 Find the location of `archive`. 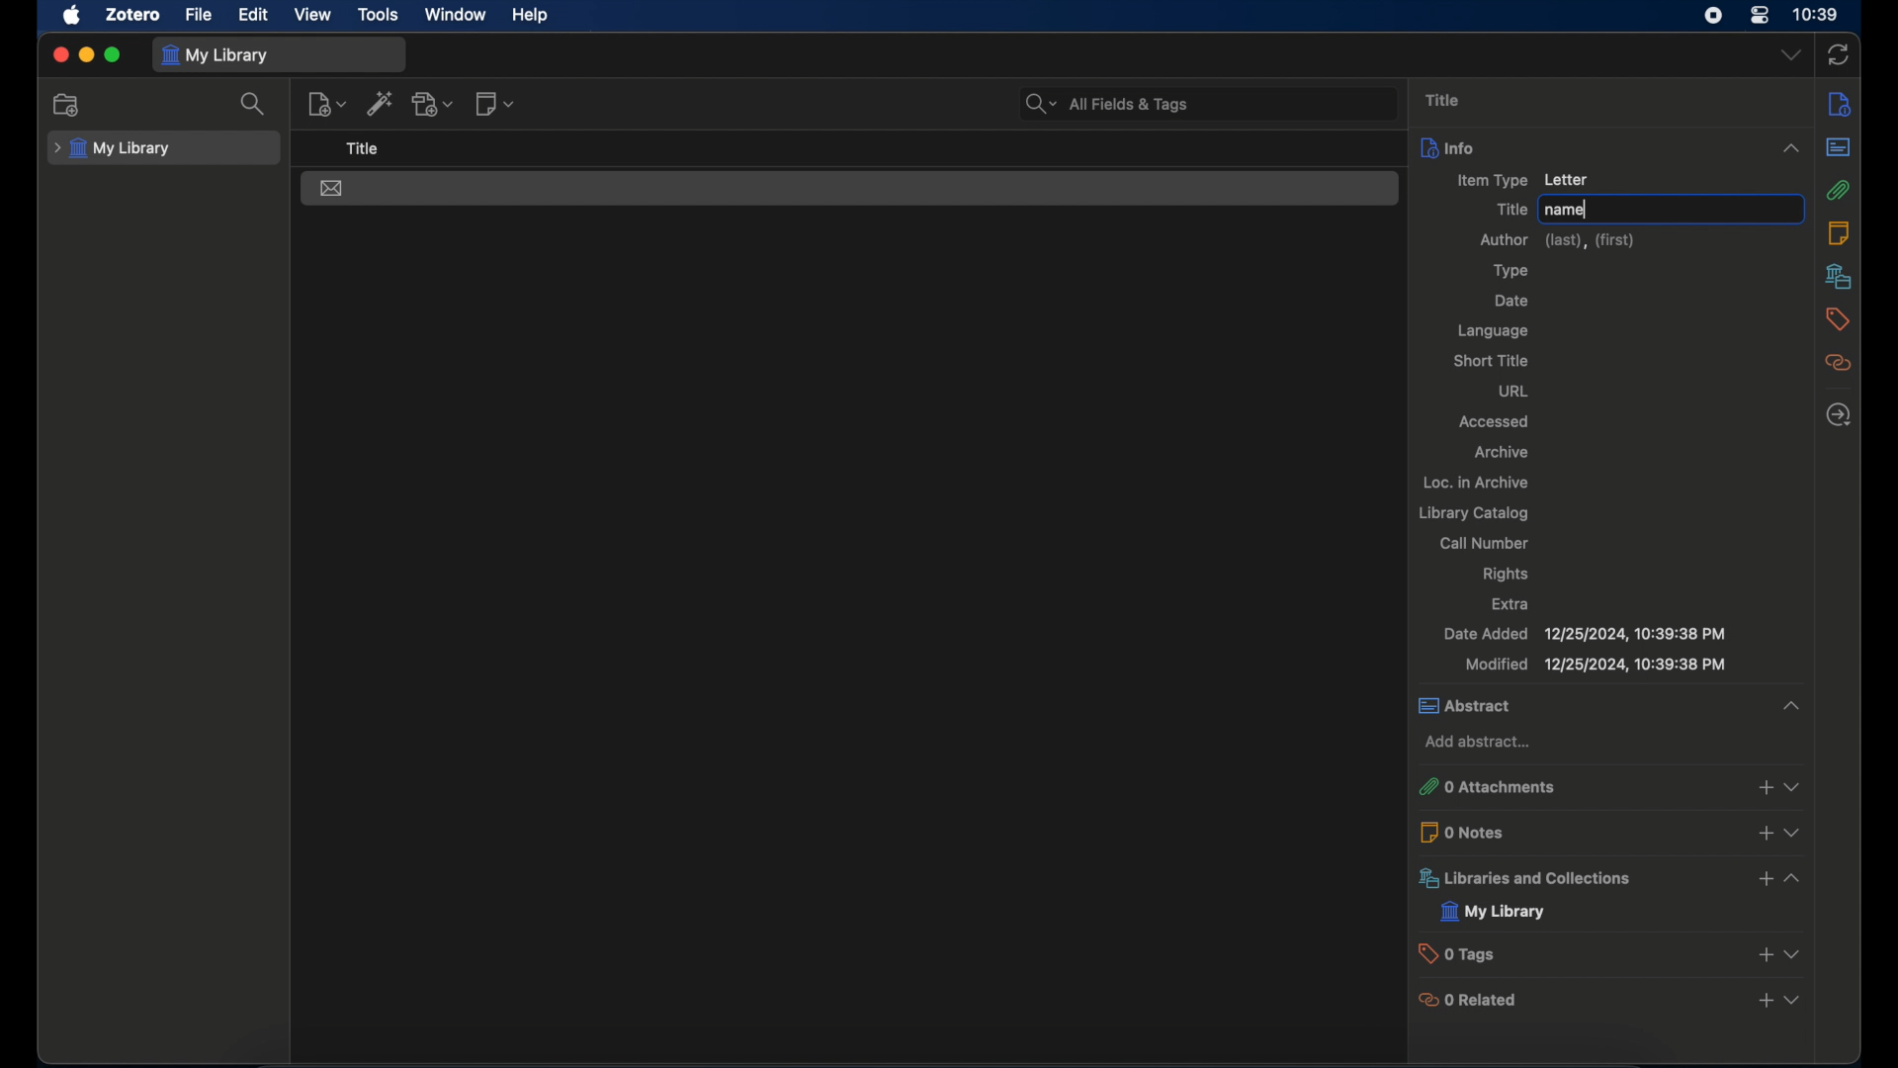

archive is located at coordinates (1501, 453).